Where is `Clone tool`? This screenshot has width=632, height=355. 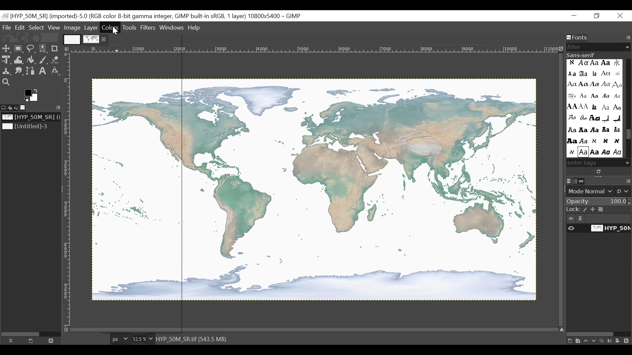
Clone tool is located at coordinates (6, 71).